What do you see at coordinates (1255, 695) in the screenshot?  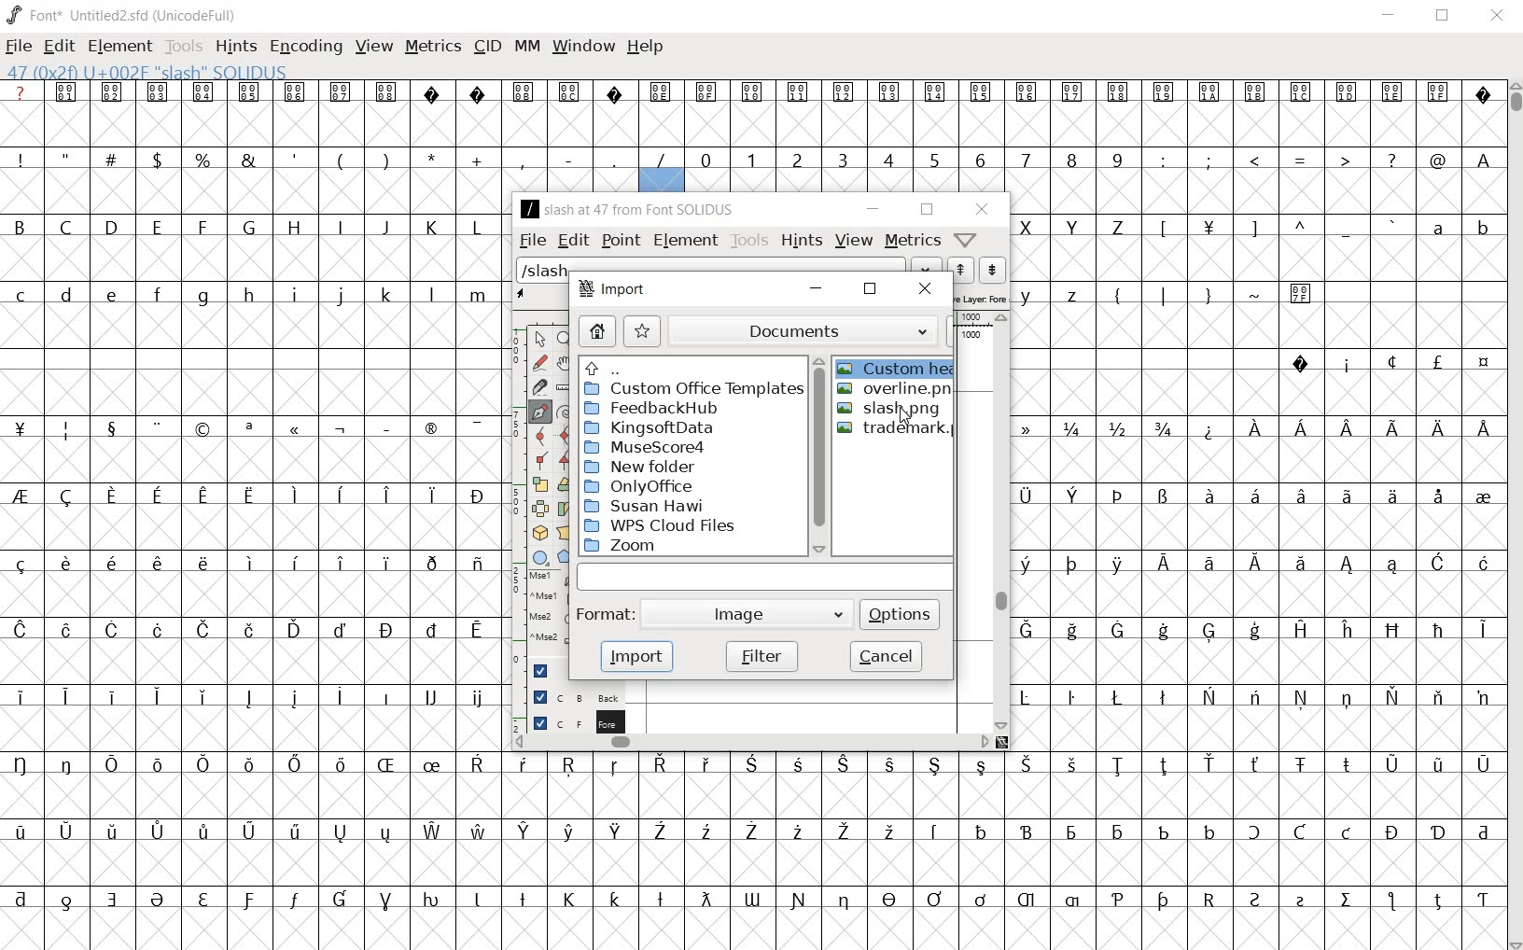 I see `special letters` at bounding box center [1255, 695].